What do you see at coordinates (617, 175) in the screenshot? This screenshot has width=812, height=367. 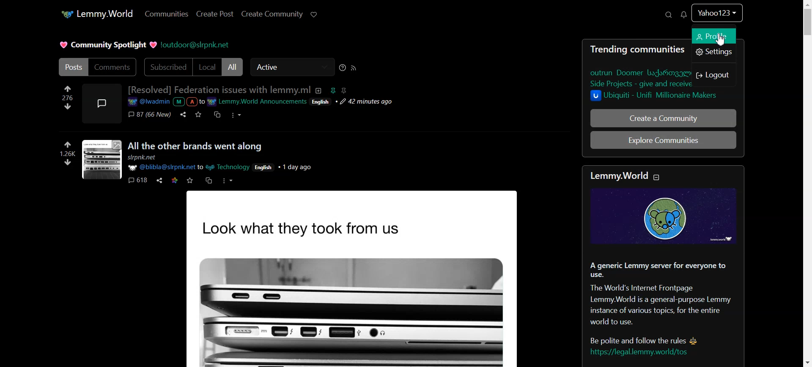 I see `lemmy.world` at bounding box center [617, 175].